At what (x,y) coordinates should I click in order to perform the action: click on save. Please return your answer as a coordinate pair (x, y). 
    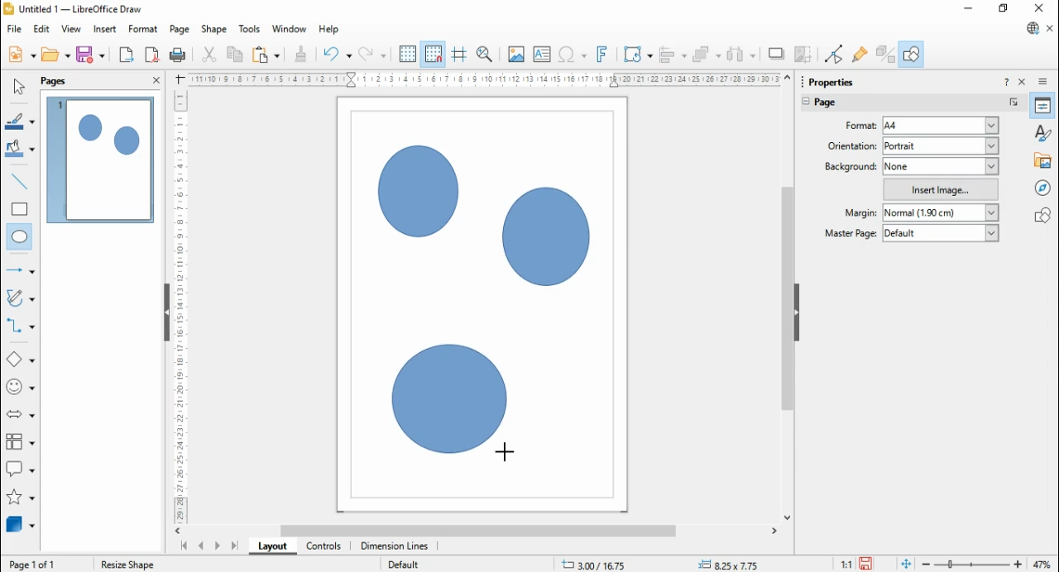
    Looking at the image, I should click on (868, 564).